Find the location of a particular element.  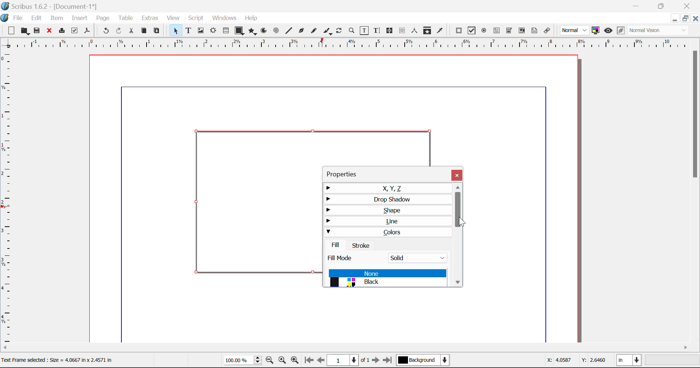

Eyedropper is located at coordinates (440, 30).